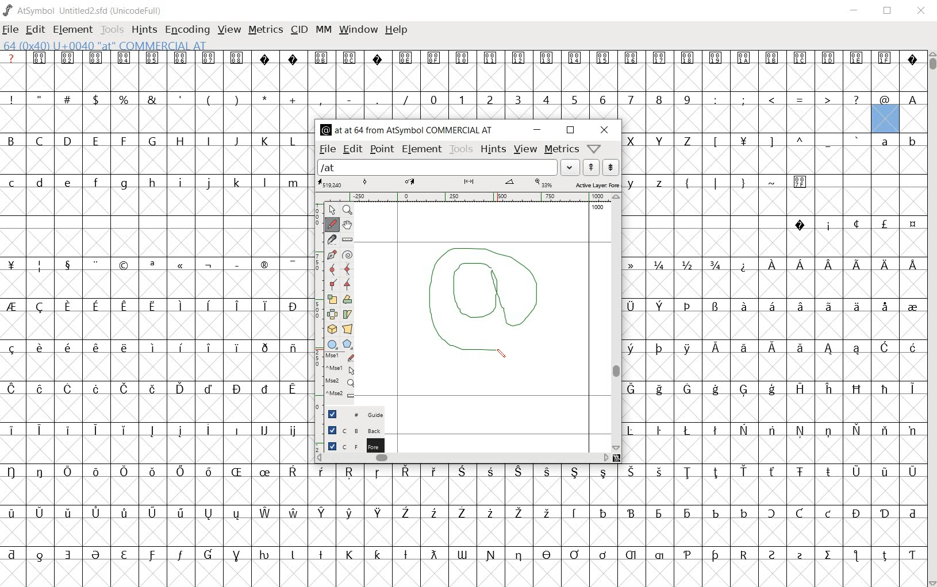  What do you see at coordinates (857, 13) in the screenshot?
I see `MINIMIZE` at bounding box center [857, 13].